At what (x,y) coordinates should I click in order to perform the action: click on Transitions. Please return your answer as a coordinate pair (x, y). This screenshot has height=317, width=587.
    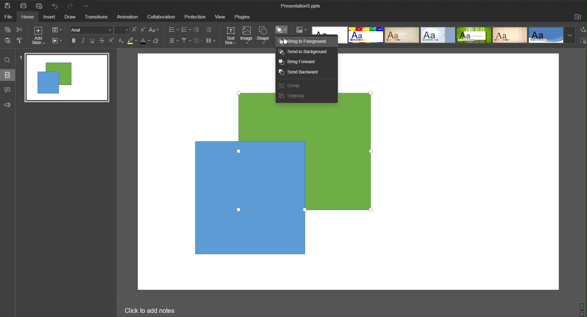
    Looking at the image, I should click on (97, 17).